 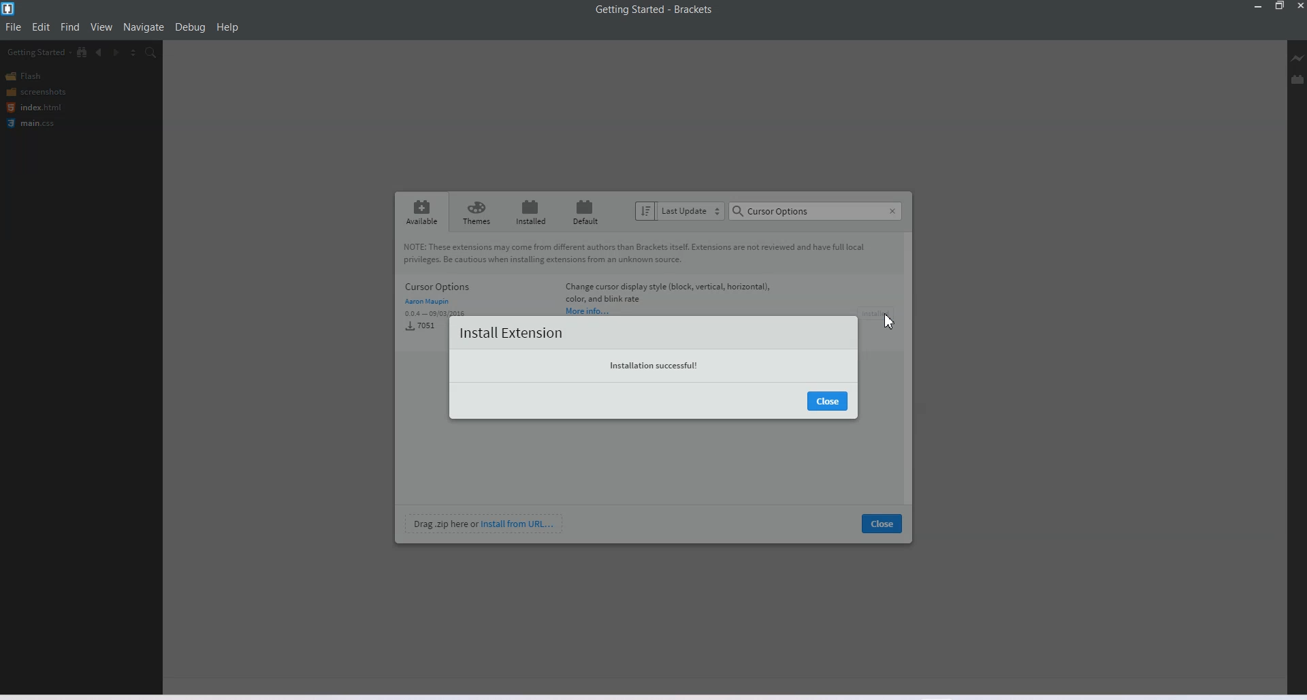 What do you see at coordinates (116, 53) in the screenshot?
I see `Navigate Forwards` at bounding box center [116, 53].